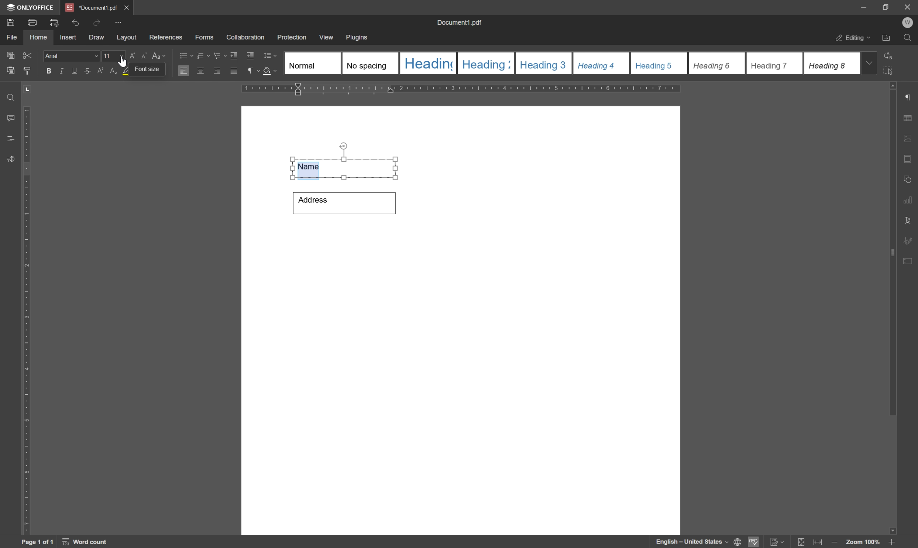 The image size is (918, 548). I want to click on editing, so click(852, 38).